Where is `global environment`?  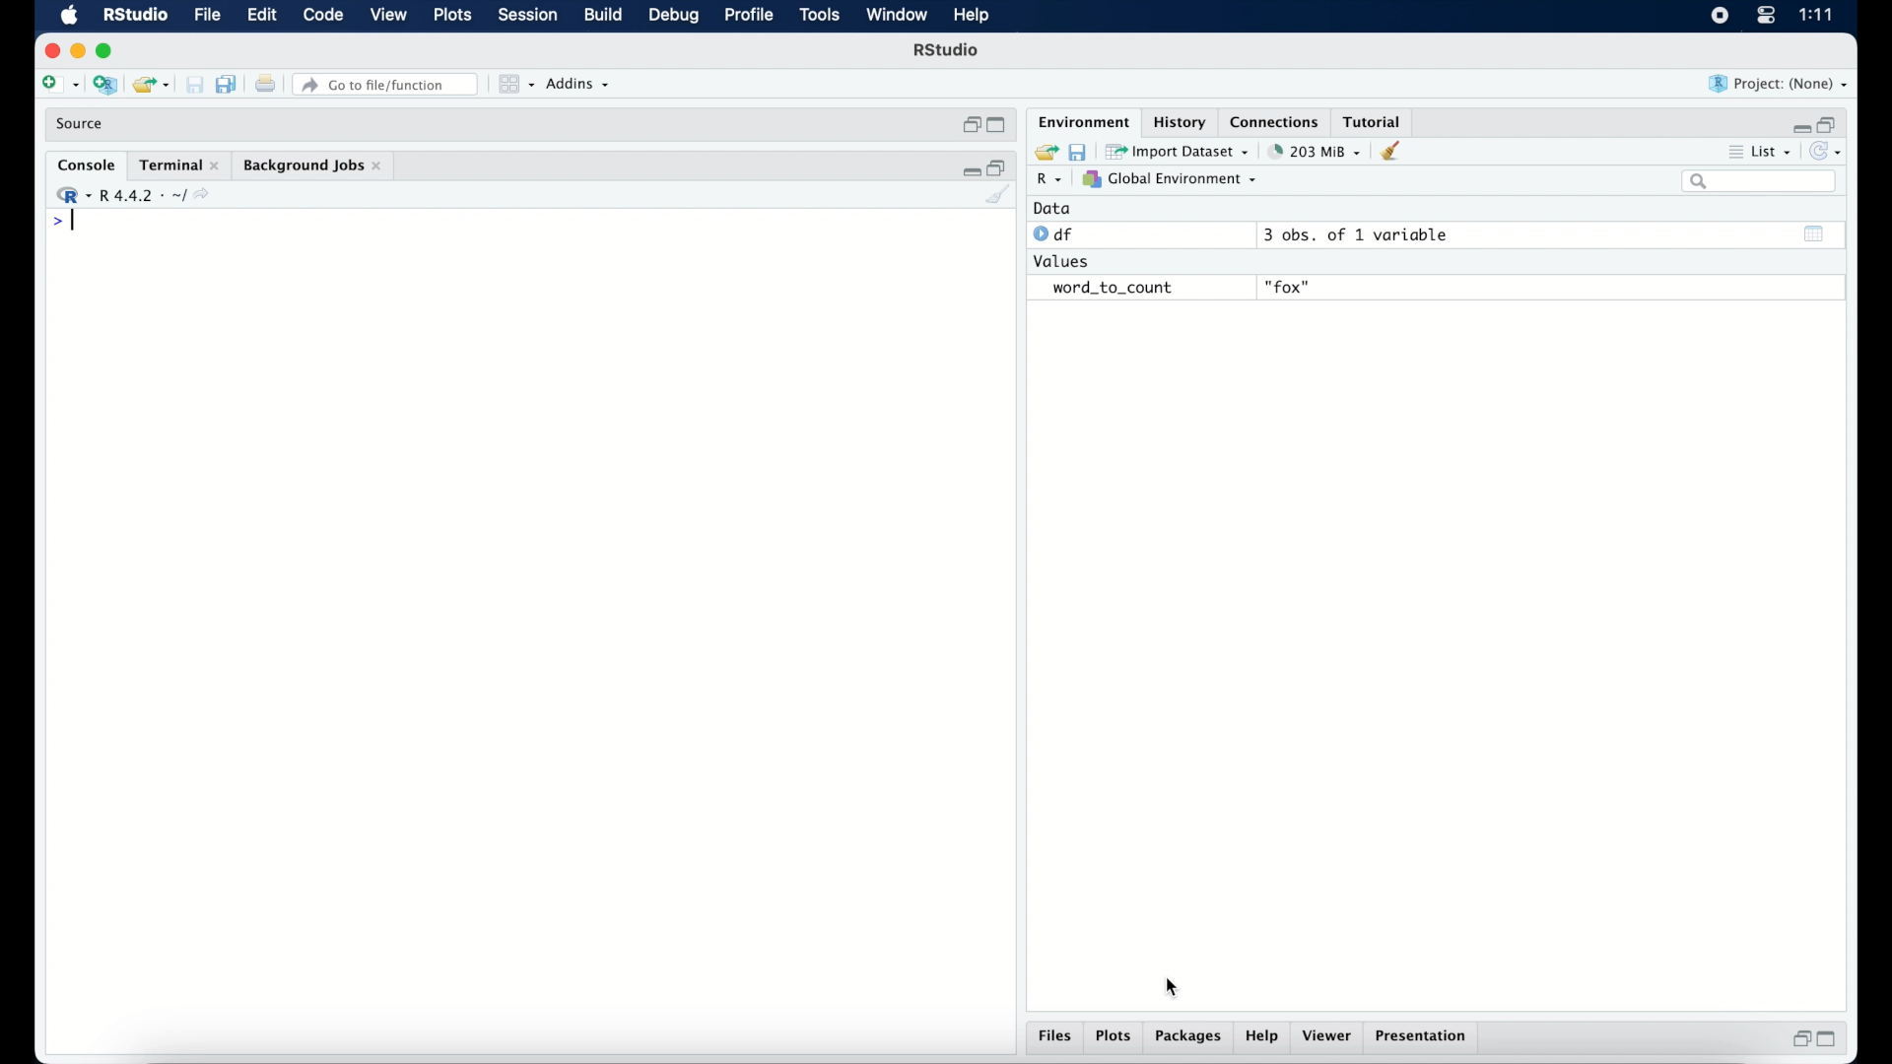 global environment is located at coordinates (1170, 178).